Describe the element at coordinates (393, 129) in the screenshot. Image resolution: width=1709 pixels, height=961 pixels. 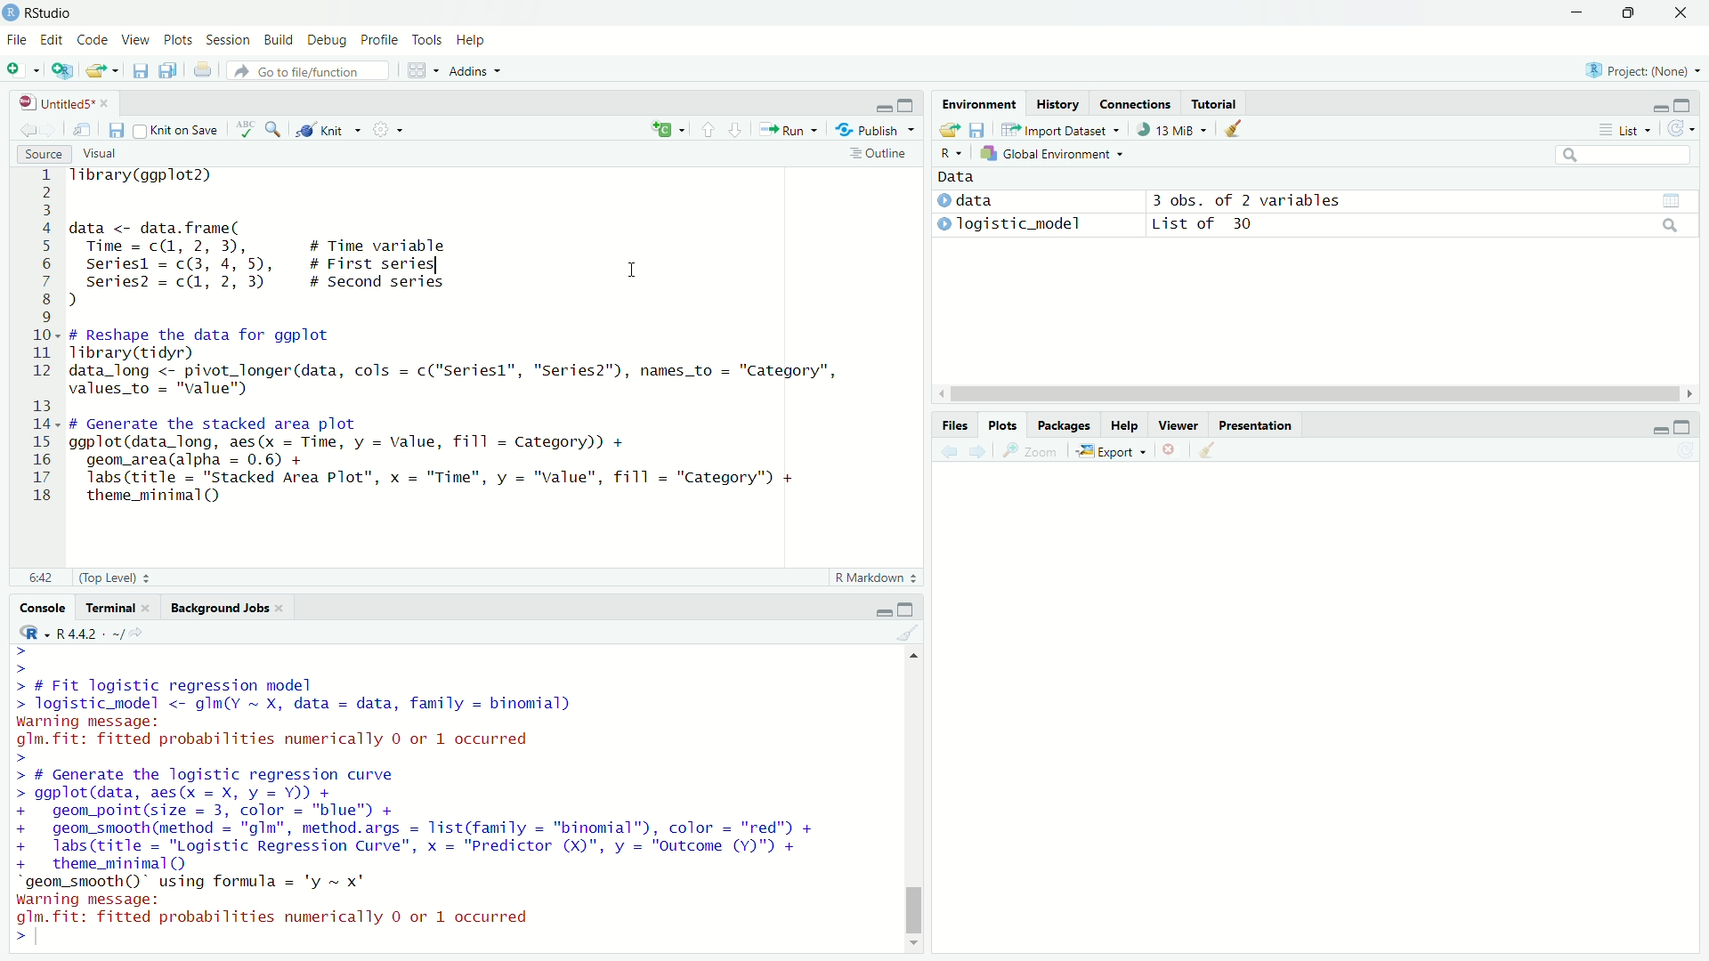
I see `settings` at that location.